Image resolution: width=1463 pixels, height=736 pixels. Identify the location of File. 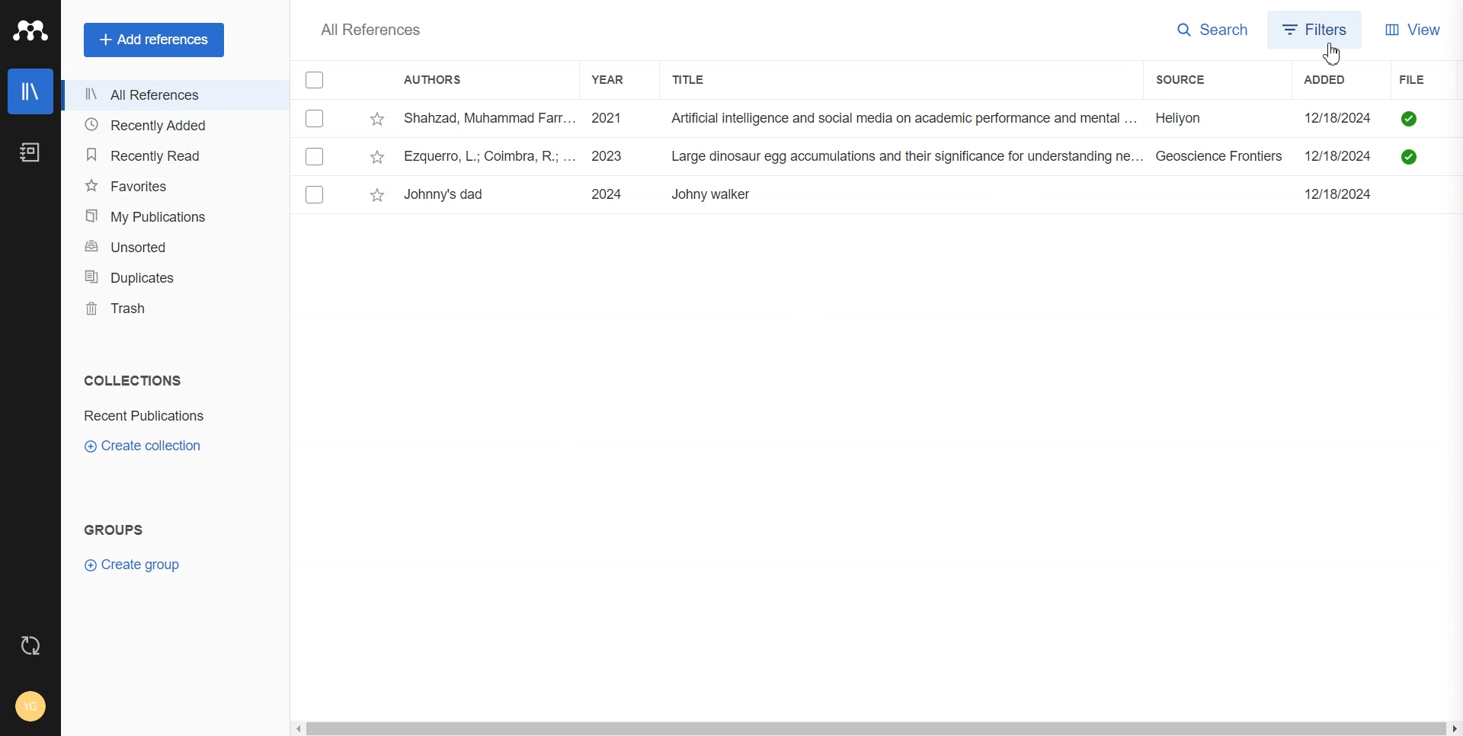
(1430, 80).